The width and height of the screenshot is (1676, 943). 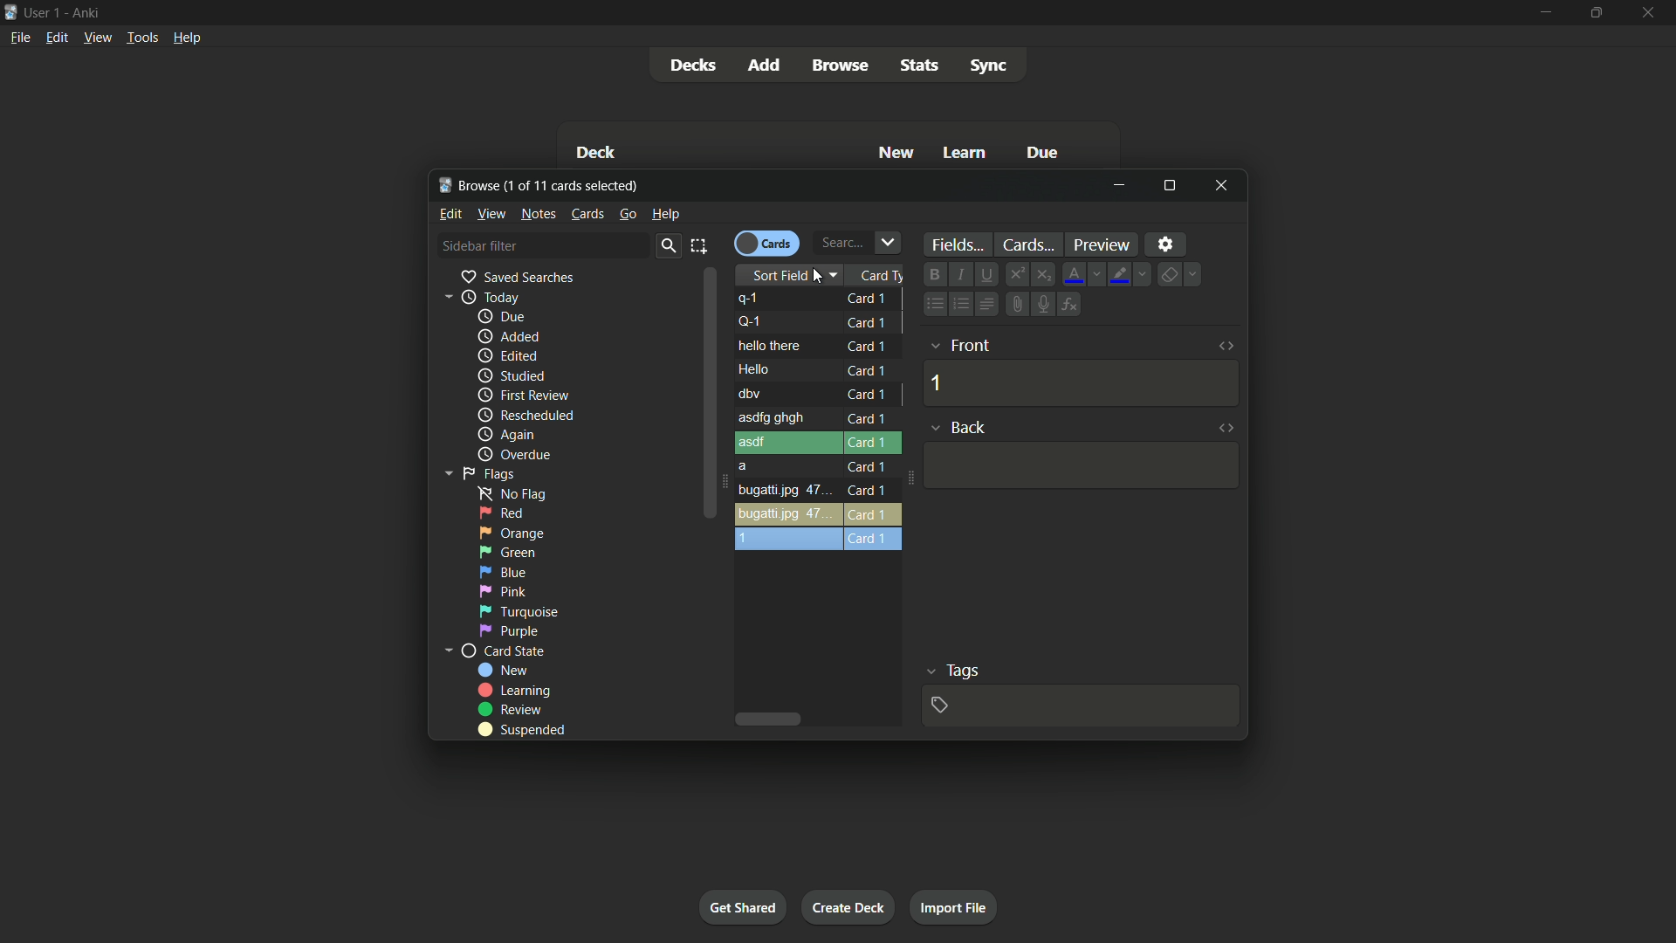 What do you see at coordinates (491, 213) in the screenshot?
I see `view` at bounding box center [491, 213].